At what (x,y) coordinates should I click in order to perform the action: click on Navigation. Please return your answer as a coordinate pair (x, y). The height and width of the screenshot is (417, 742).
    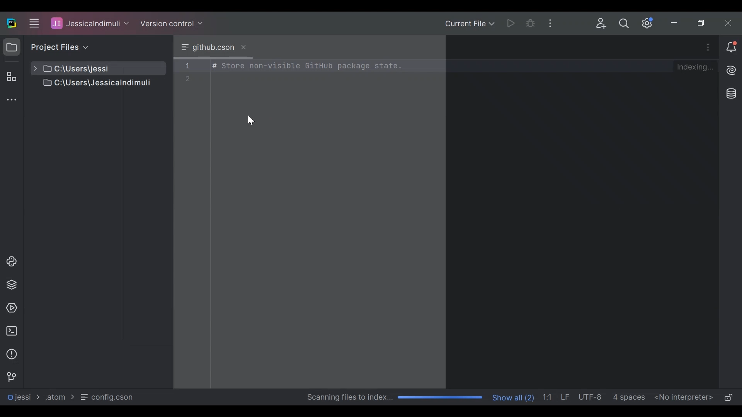
    Looking at the image, I should click on (11, 377).